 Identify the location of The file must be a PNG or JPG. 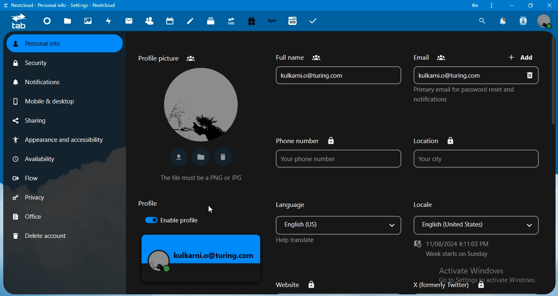
(202, 177).